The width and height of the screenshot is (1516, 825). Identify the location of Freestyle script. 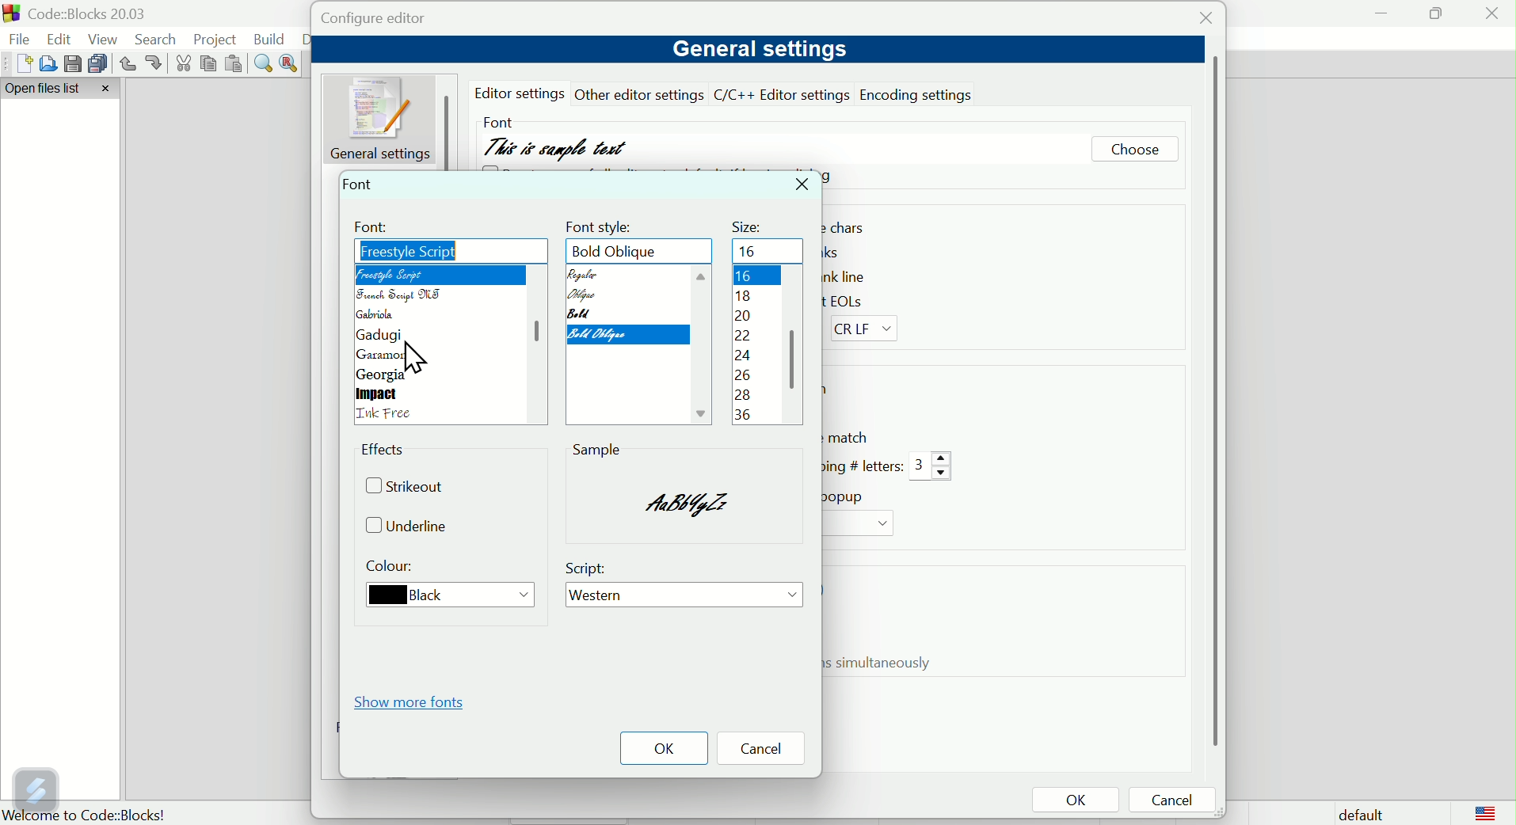
(409, 251).